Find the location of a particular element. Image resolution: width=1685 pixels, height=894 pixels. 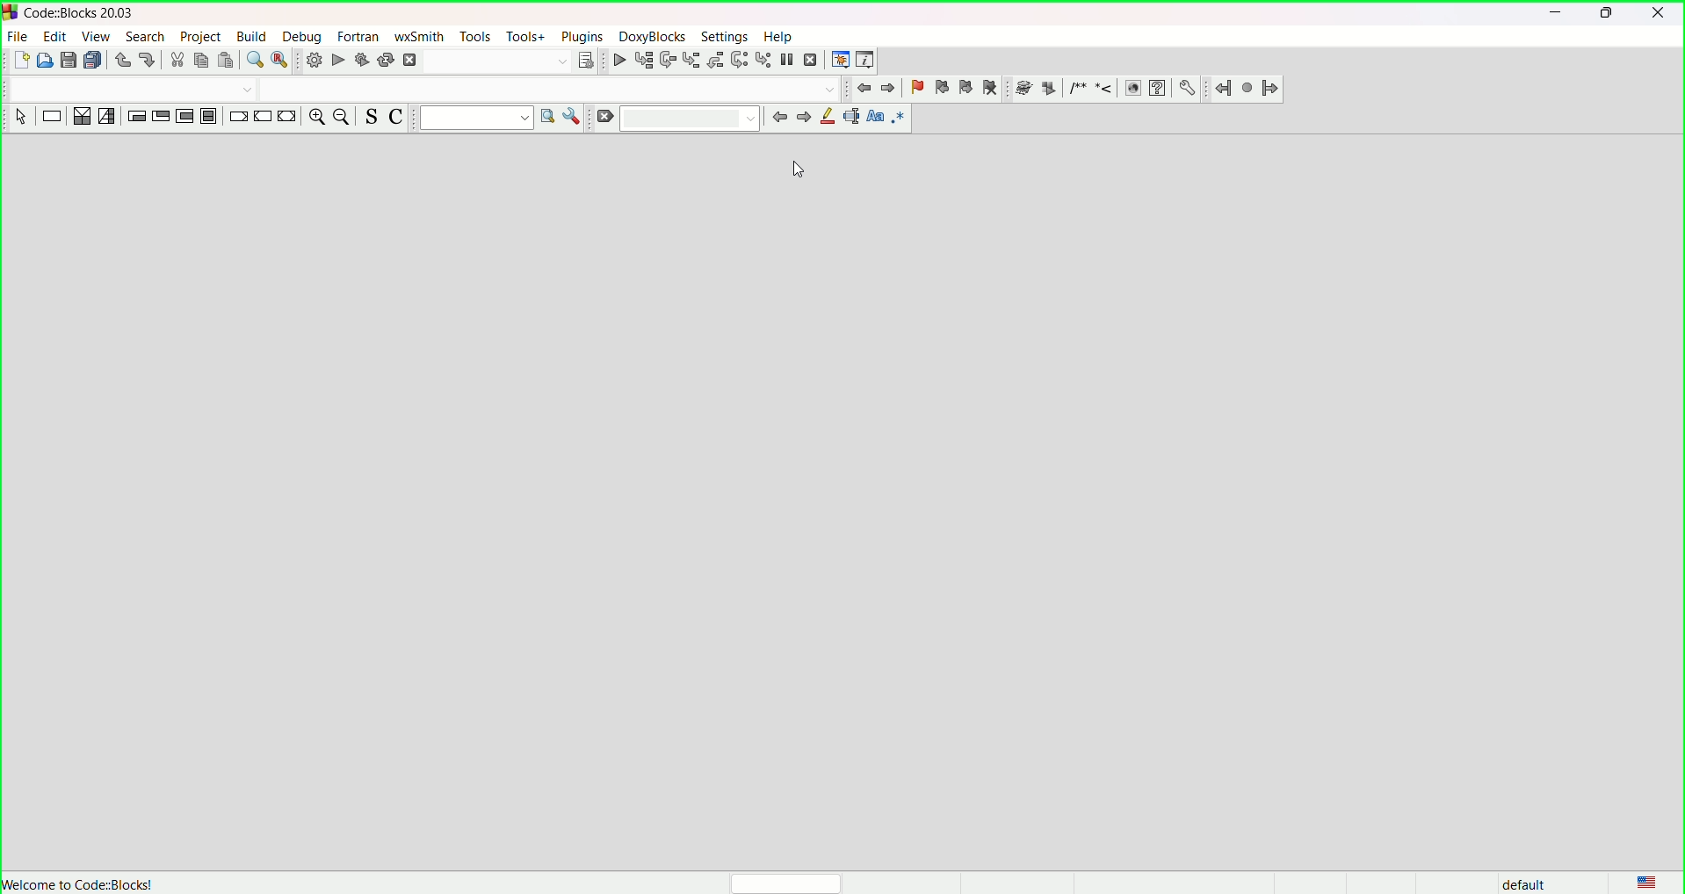

CodeBlocks::20.03 is located at coordinates (92, 13).